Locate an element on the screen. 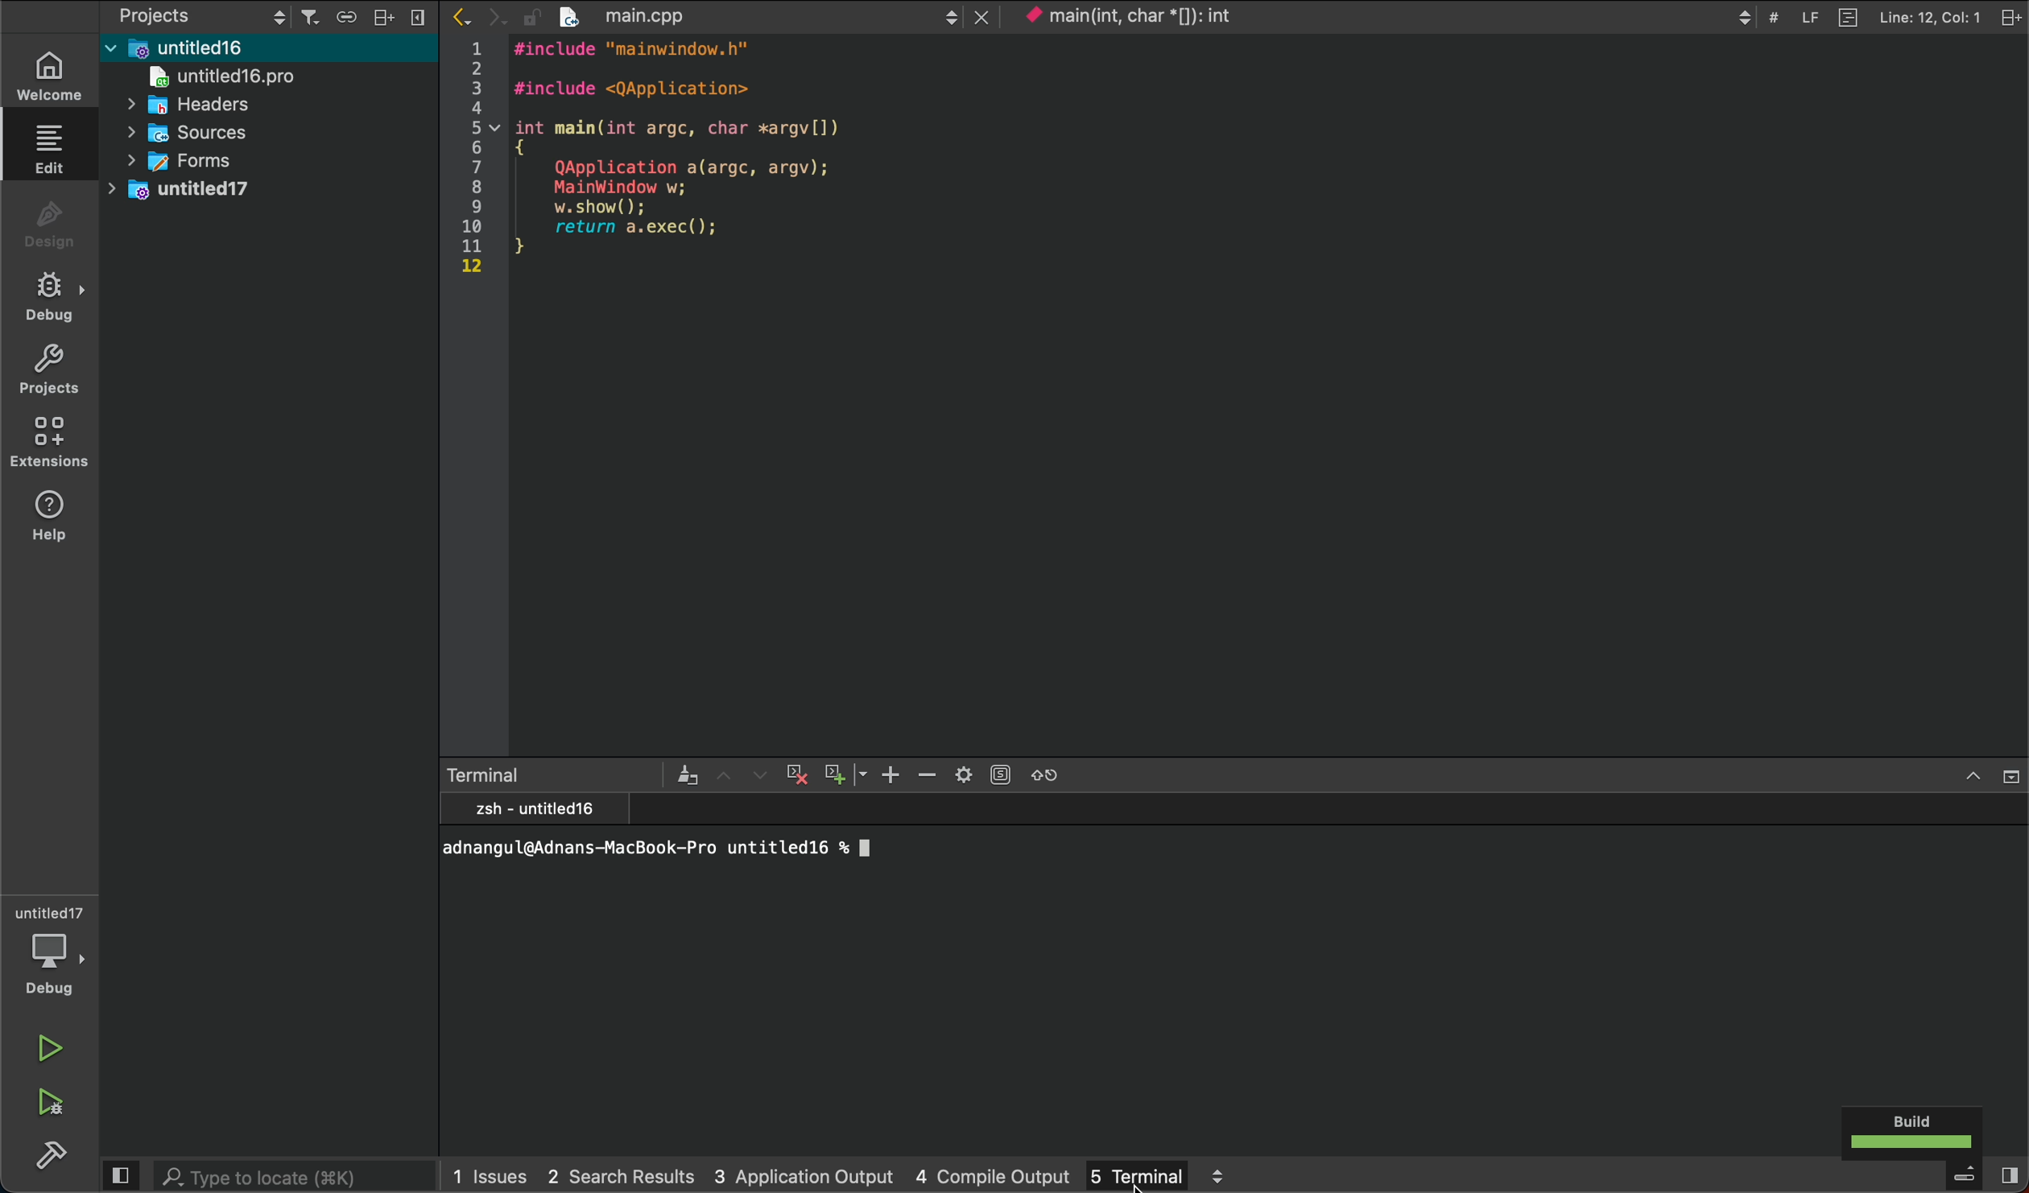  up/down is located at coordinates (947, 17).